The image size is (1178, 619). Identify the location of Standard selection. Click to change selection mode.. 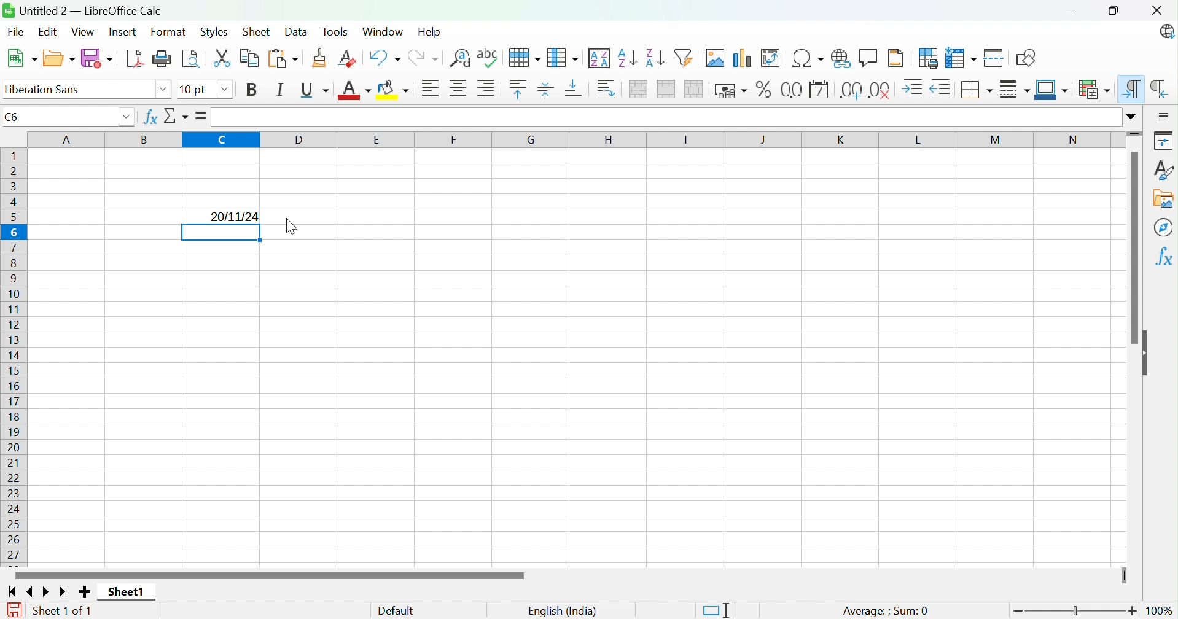
(716, 610).